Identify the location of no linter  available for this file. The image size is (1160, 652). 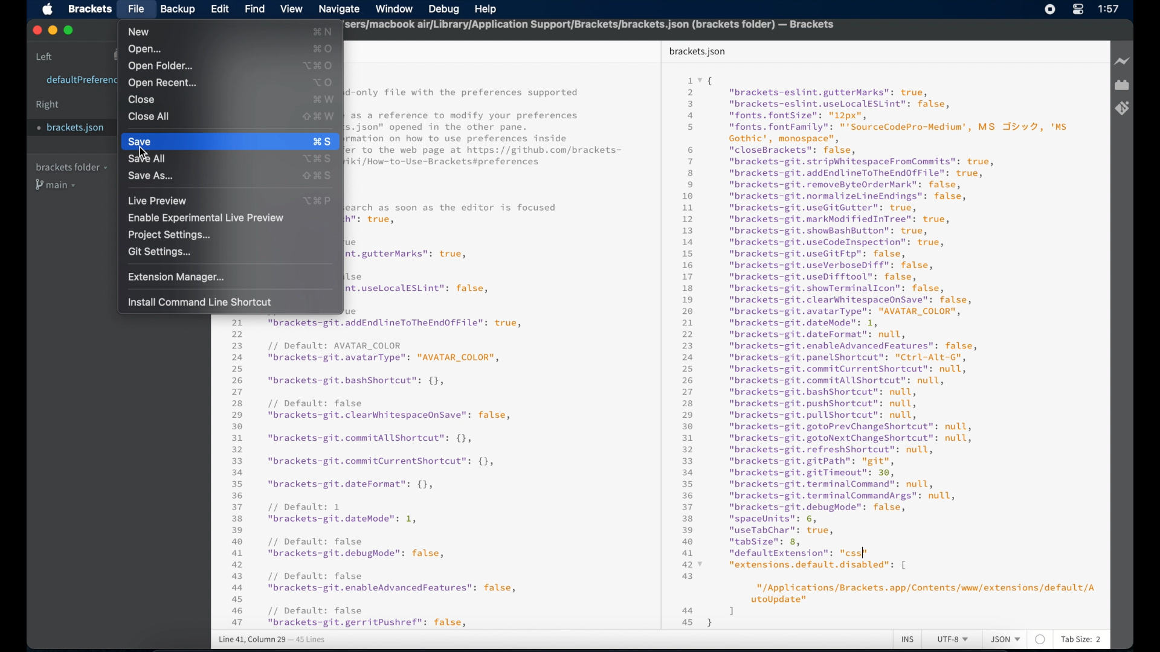
(1040, 640).